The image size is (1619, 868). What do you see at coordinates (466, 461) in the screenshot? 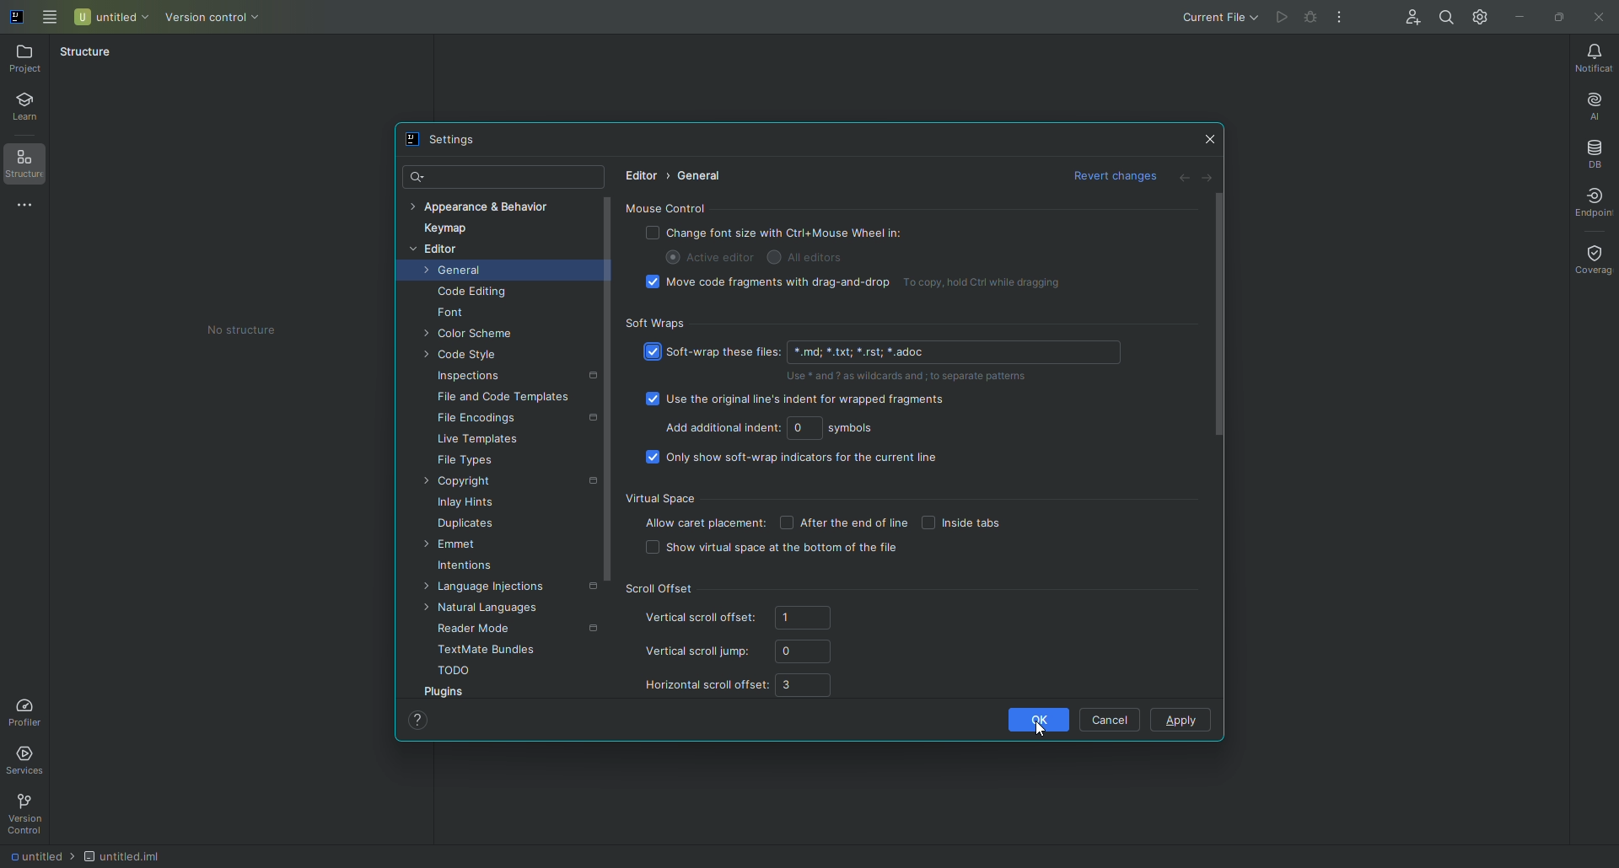
I see `File Types` at bounding box center [466, 461].